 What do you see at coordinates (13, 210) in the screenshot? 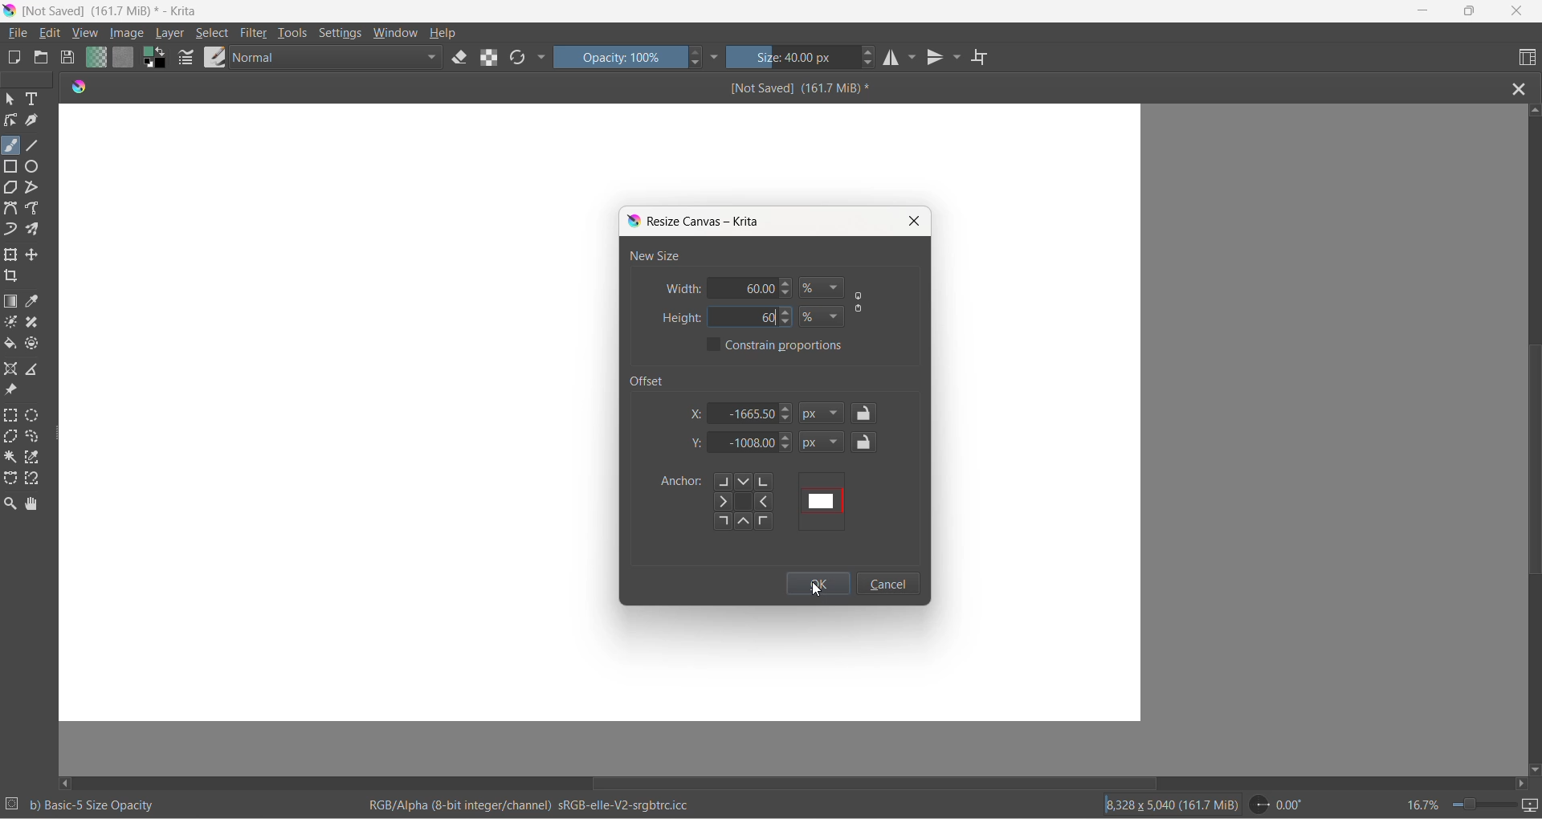
I see `Bezier curve tool ` at bounding box center [13, 210].